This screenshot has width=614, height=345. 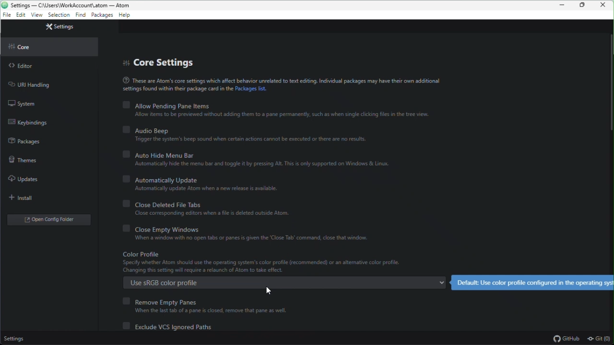 What do you see at coordinates (26, 198) in the screenshot?
I see `Install` at bounding box center [26, 198].